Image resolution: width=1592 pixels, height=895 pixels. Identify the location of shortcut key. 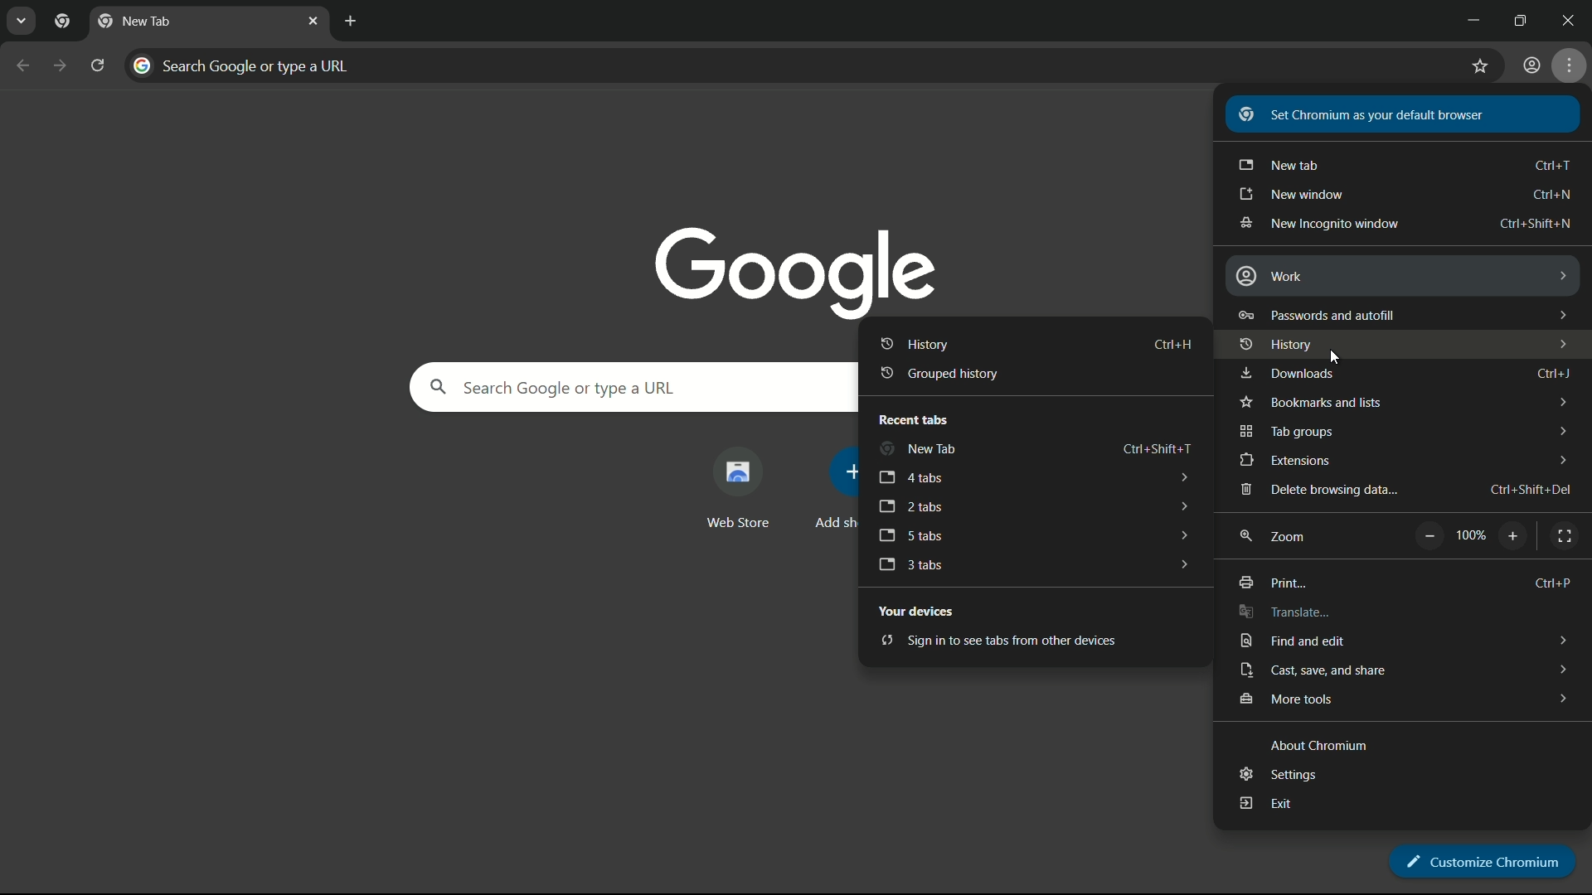
(1155, 449).